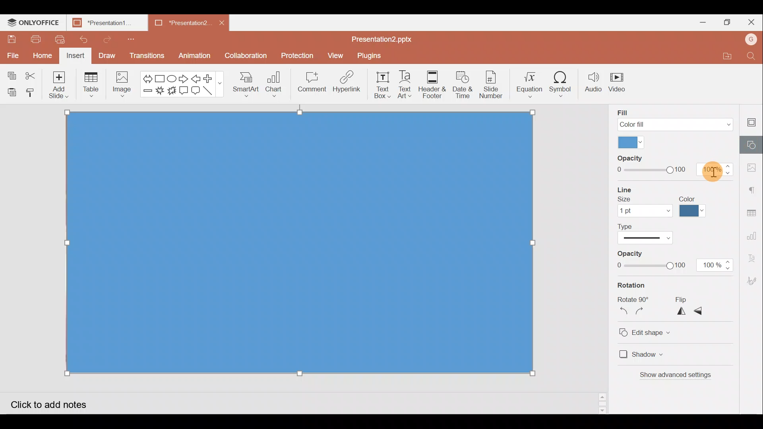 The width and height of the screenshot is (763, 429). I want to click on Explosion 1, so click(160, 93).